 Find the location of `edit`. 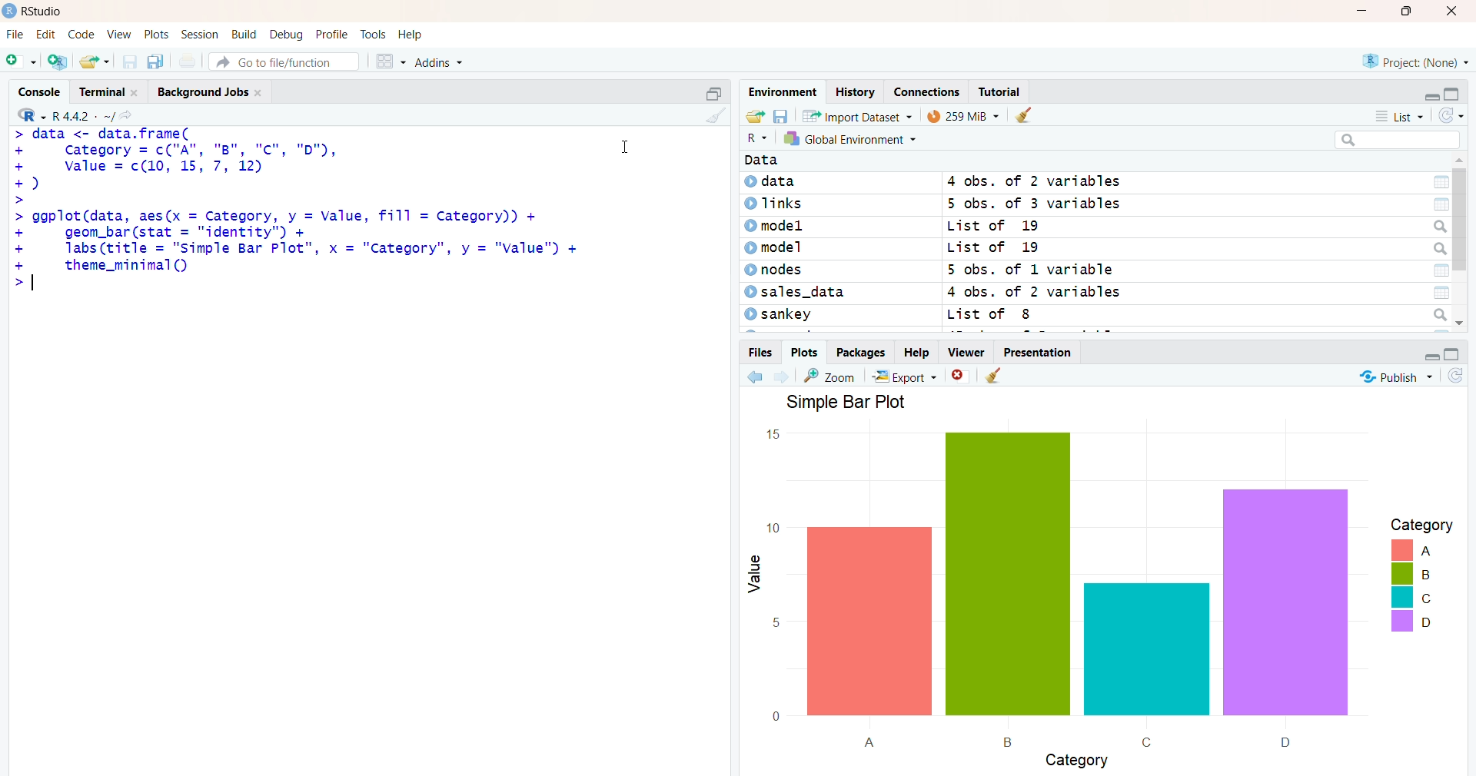

edit is located at coordinates (46, 35).